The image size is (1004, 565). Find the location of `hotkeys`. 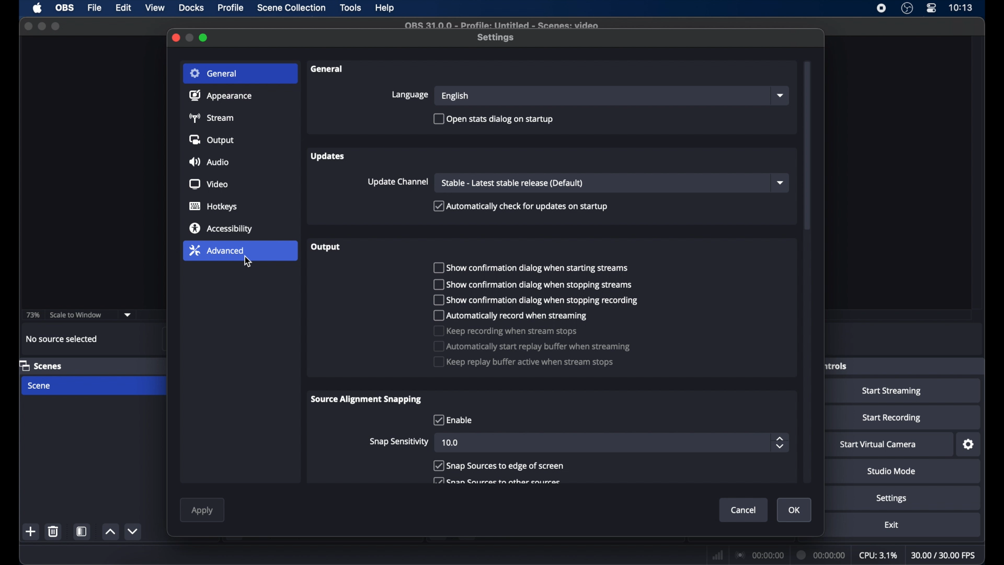

hotkeys is located at coordinates (214, 207).